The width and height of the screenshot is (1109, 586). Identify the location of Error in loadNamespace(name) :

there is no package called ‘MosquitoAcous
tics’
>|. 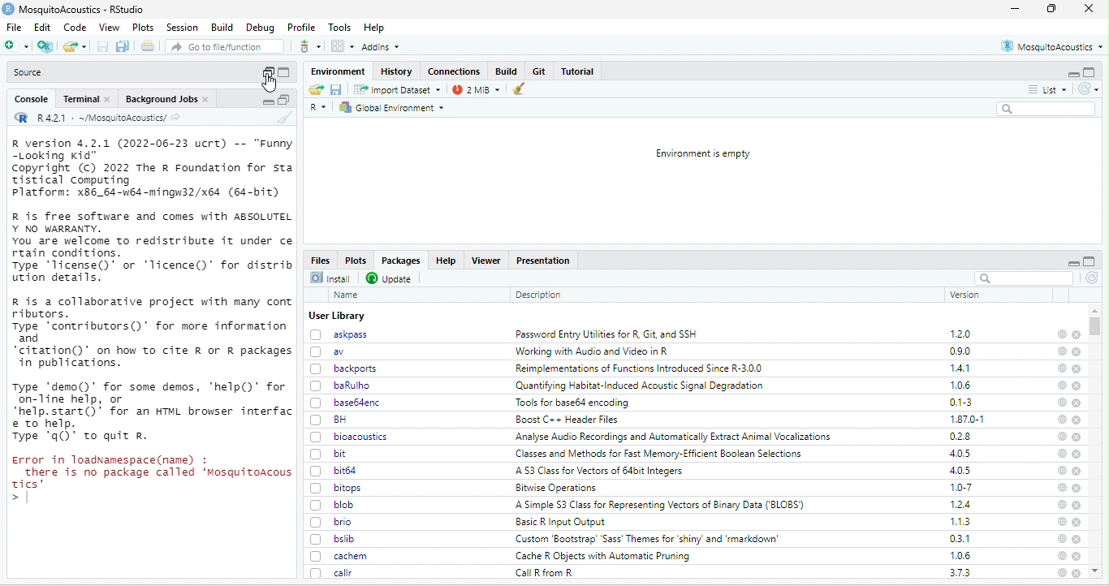
(152, 479).